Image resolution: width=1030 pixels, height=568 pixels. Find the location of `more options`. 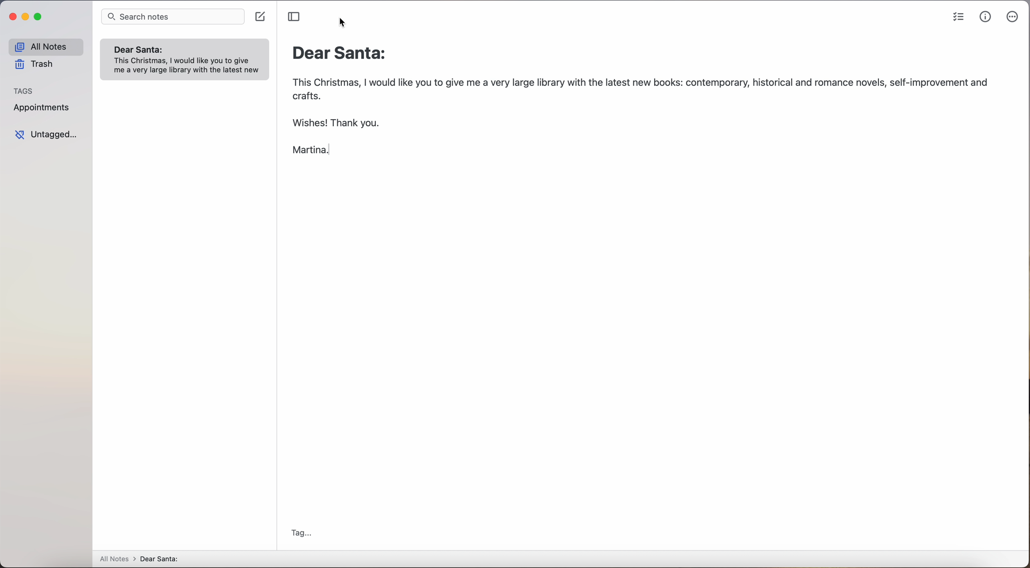

more options is located at coordinates (1014, 16).